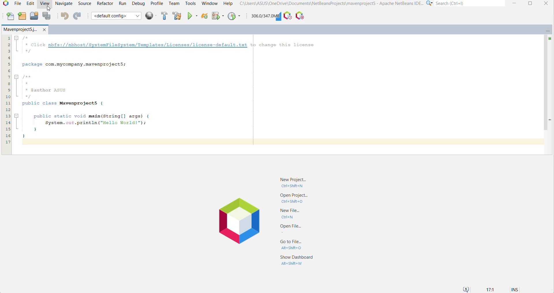 The height and width of the screenshot is (293, 554). I want to click on public static void main(String[] args) {
7 System.out.println("Hello World!");
}
}, so click(89, 124).